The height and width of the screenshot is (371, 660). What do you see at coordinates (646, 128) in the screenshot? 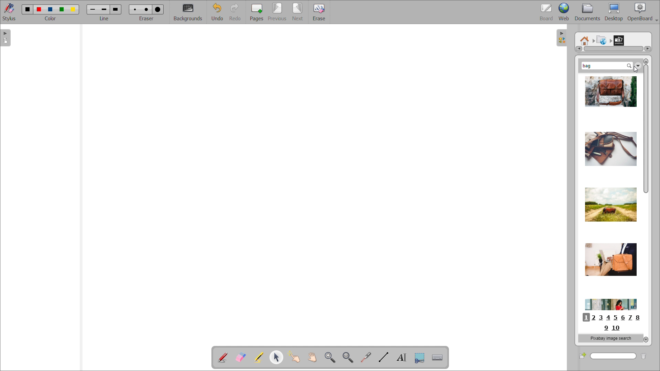
I see `scrollbar` at bounding box center [646, 128].